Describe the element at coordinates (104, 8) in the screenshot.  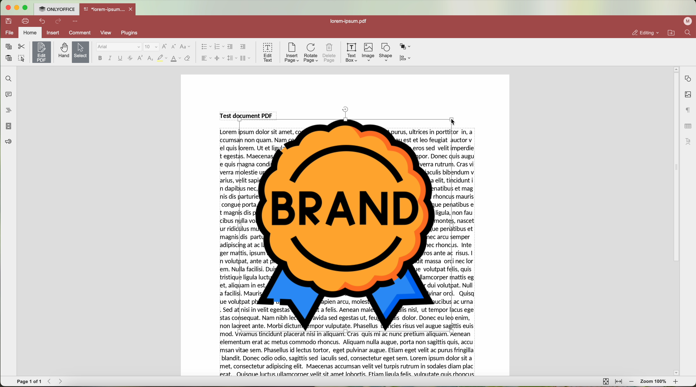
I see `*lorem-ipsum....` at that location.